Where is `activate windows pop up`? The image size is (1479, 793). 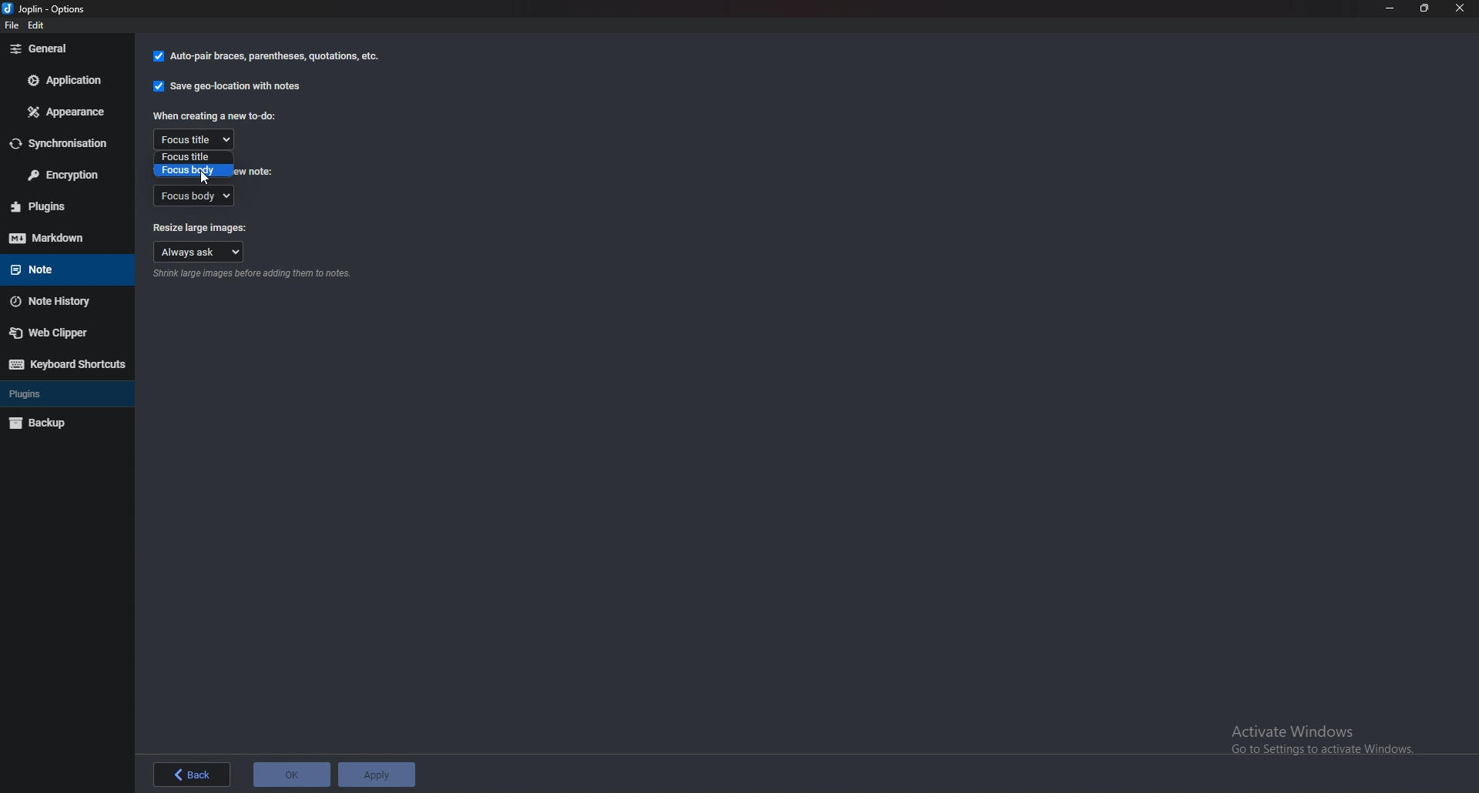 activate windows pop up is located at coordinates (1321, 740).